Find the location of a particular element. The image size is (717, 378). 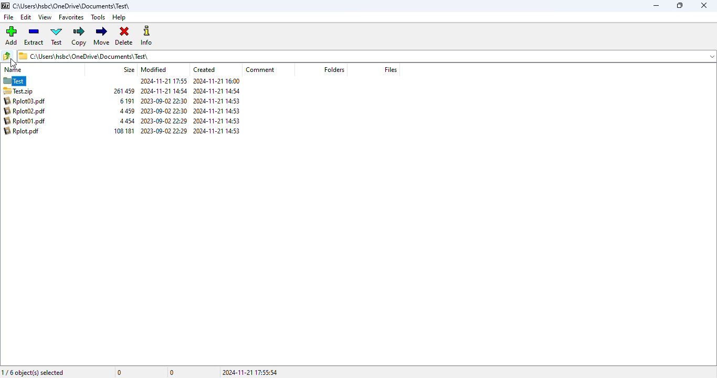

Rplot02.pdf is located at coordinates (24, 111).